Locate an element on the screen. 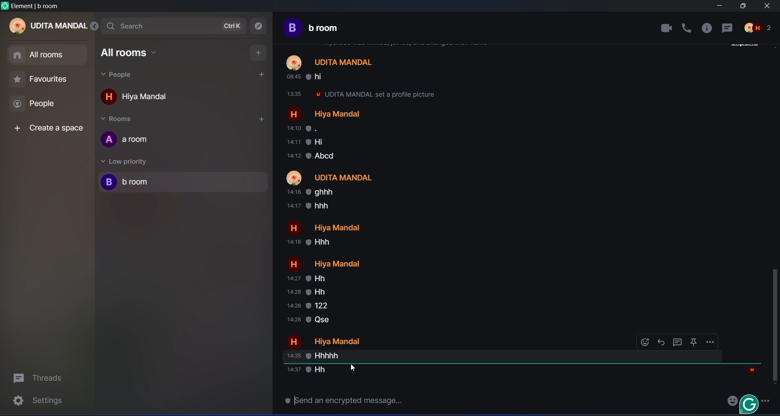 This screenshot has width=780, height=416. udita mandal is located at coordinates (43, 25).